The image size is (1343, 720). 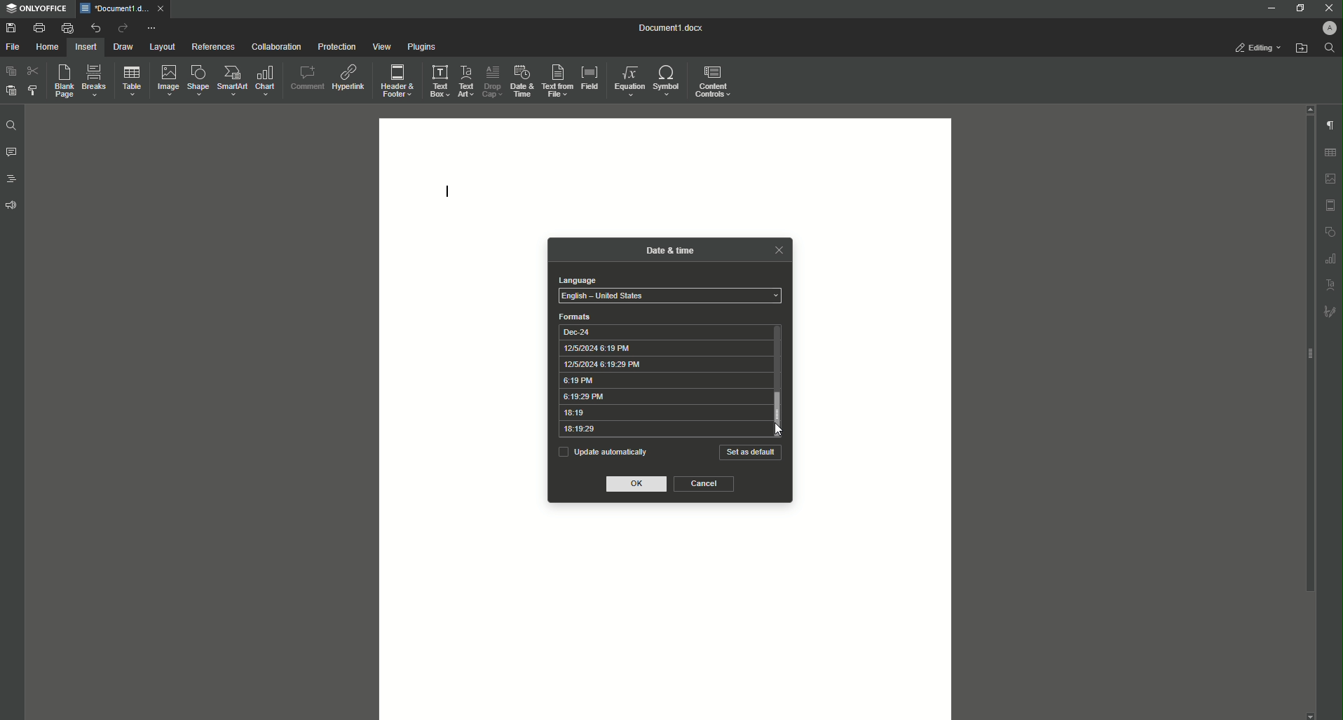 I want to click on OK, so click(x=638, y=485).